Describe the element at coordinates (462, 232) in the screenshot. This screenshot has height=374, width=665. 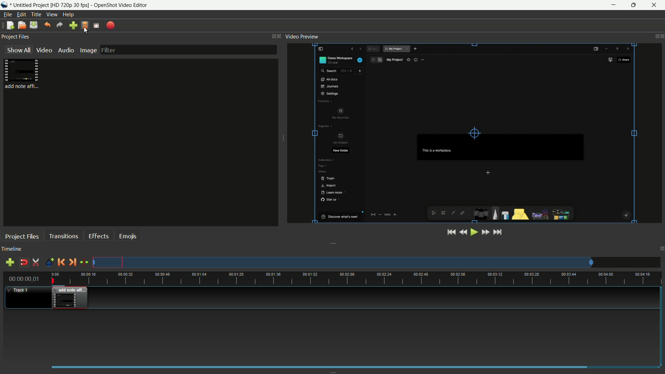
I see `rewind` at that location.